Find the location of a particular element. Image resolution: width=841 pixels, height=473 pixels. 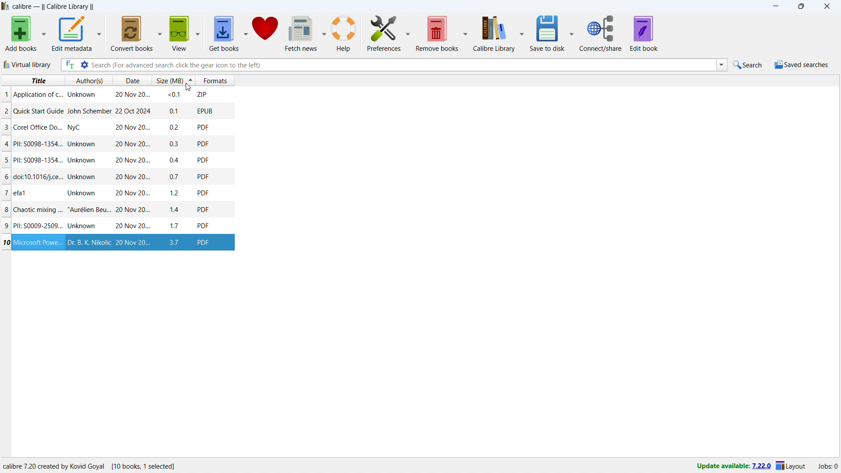

8 is located at coordinates (5, 209).